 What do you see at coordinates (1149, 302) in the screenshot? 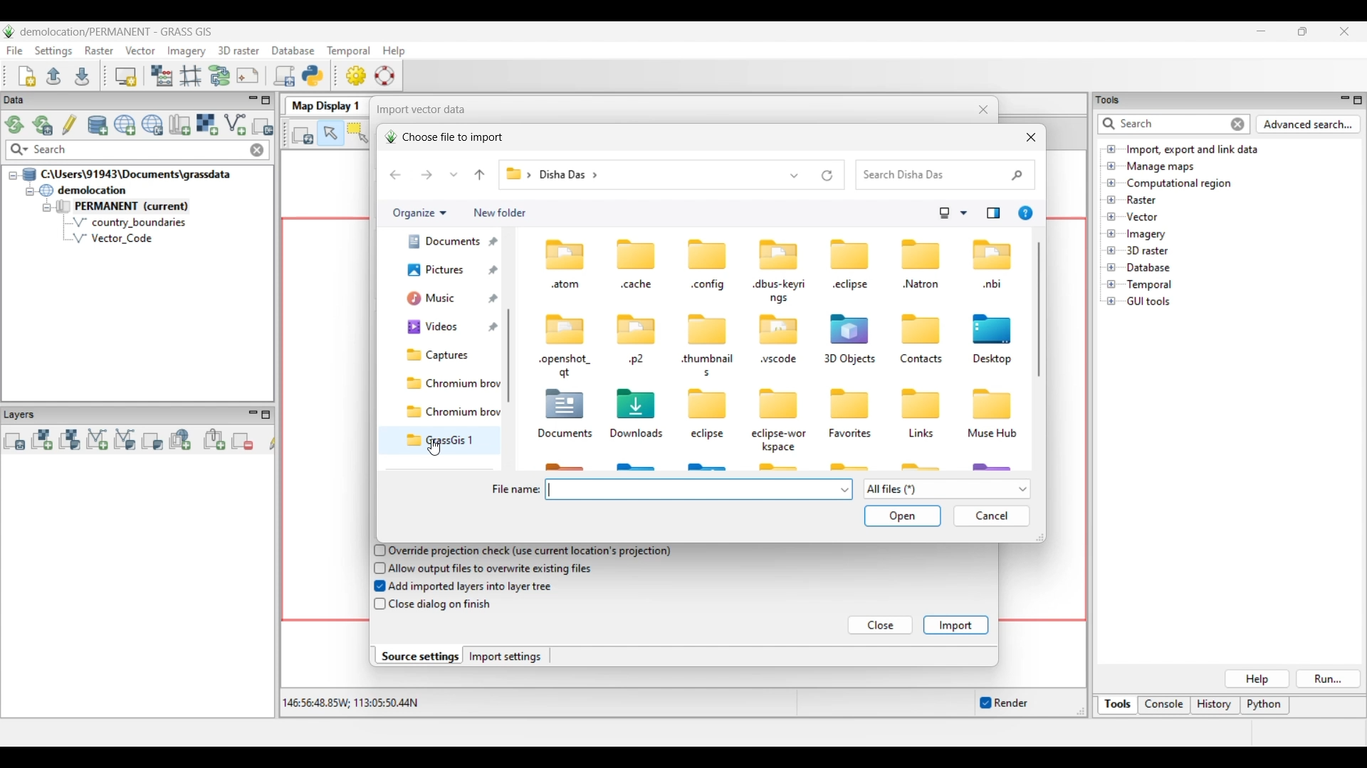
I see `Double click to see files under GUI tools` at bounding box center [1149, 302].